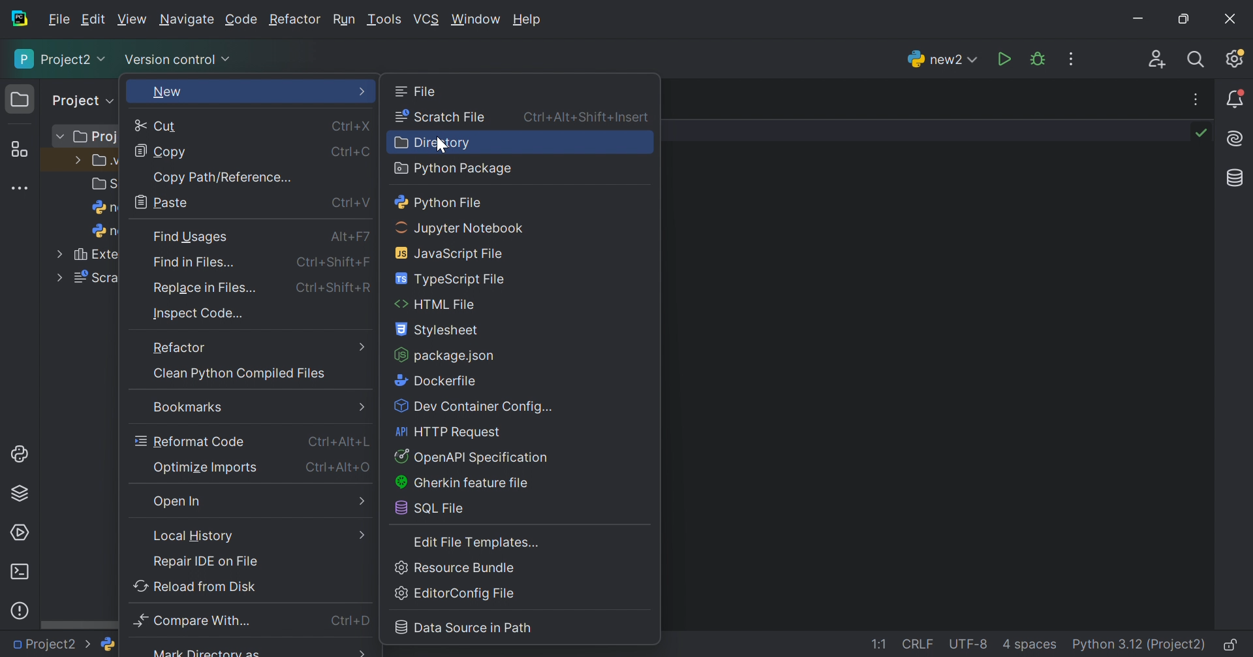 This screenshot has height=657, width=1253. Describe the element at coordinates (335, 289) in the screenshot. I see `Ctrl+Shift+R` at that location.